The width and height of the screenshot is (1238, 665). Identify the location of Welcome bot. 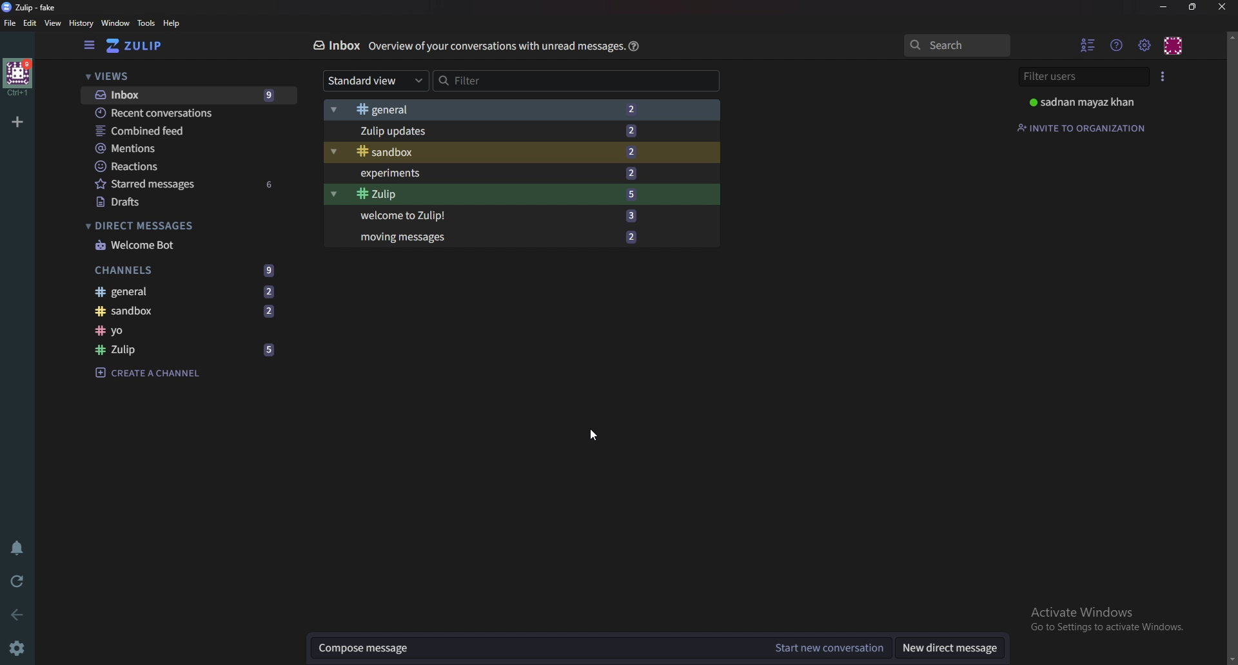
(182, 245).